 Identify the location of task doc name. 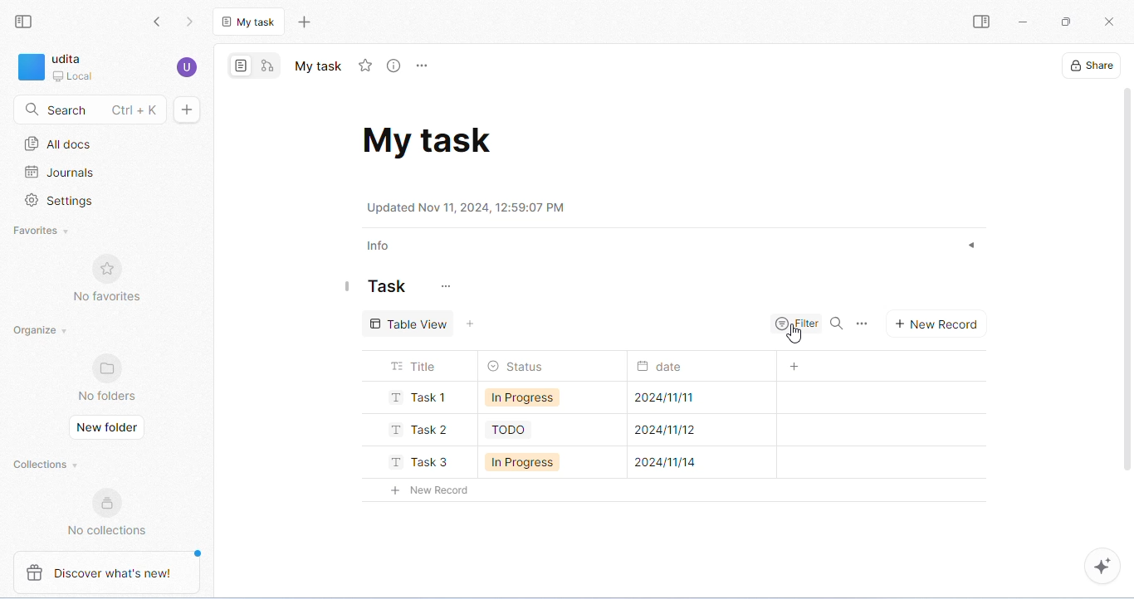
(428, 139).